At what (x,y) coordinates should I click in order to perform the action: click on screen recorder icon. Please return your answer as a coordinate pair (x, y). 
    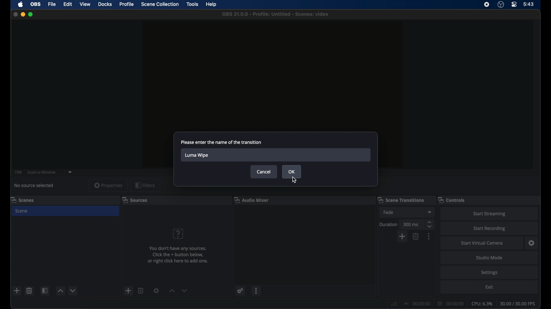
    Looking at the image, I should click on (486, 5).